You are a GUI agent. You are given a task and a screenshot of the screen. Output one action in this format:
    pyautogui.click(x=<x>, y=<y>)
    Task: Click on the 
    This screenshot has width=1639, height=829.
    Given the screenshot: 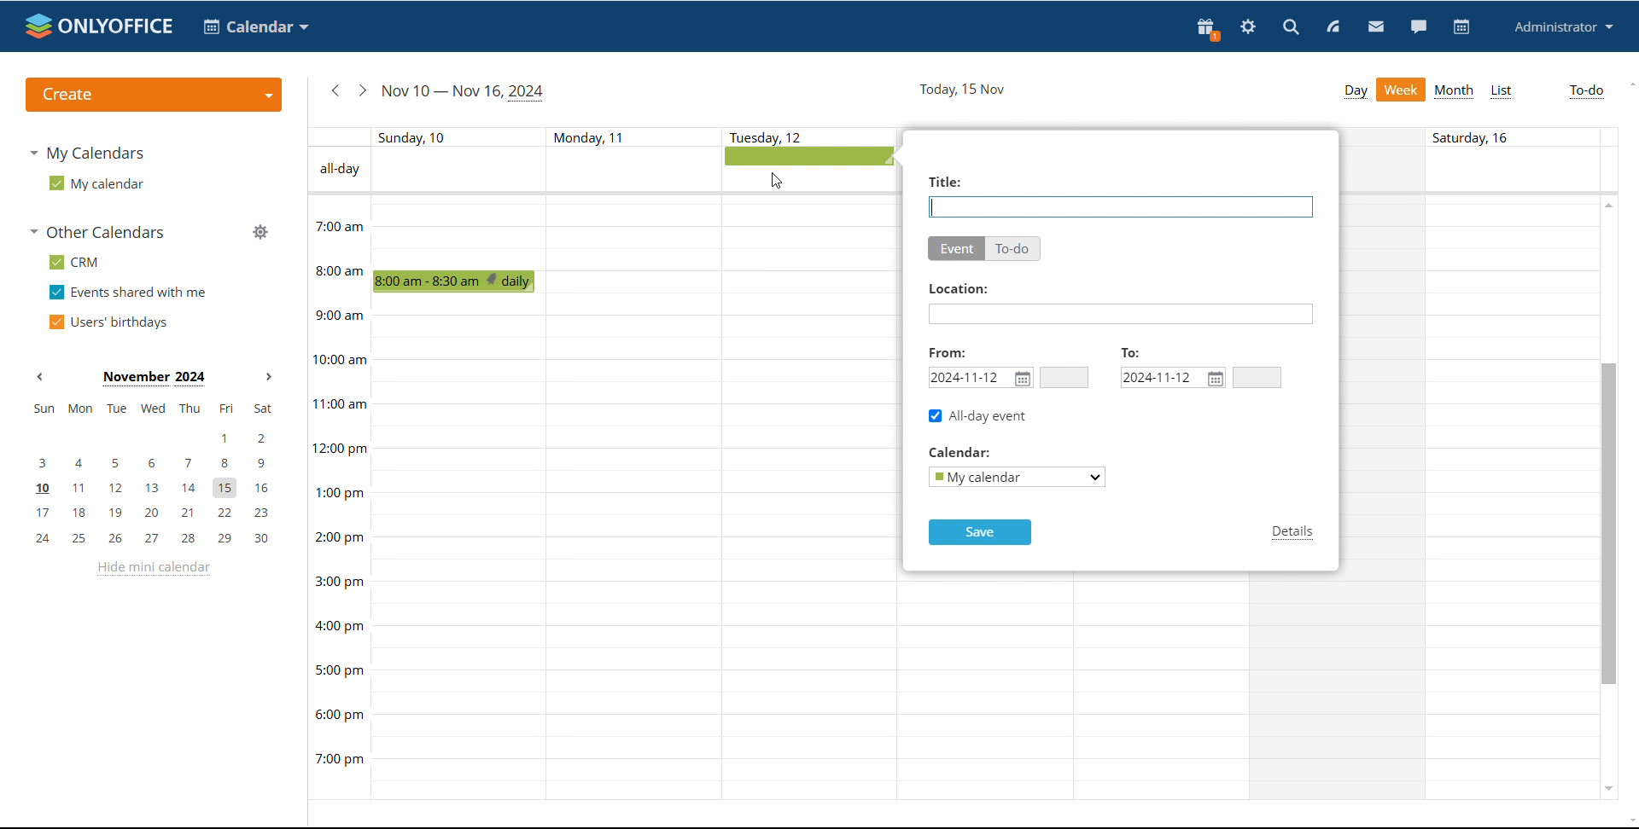 What is the action you would take?
    pyautogui.click(x=961, y=351)
    